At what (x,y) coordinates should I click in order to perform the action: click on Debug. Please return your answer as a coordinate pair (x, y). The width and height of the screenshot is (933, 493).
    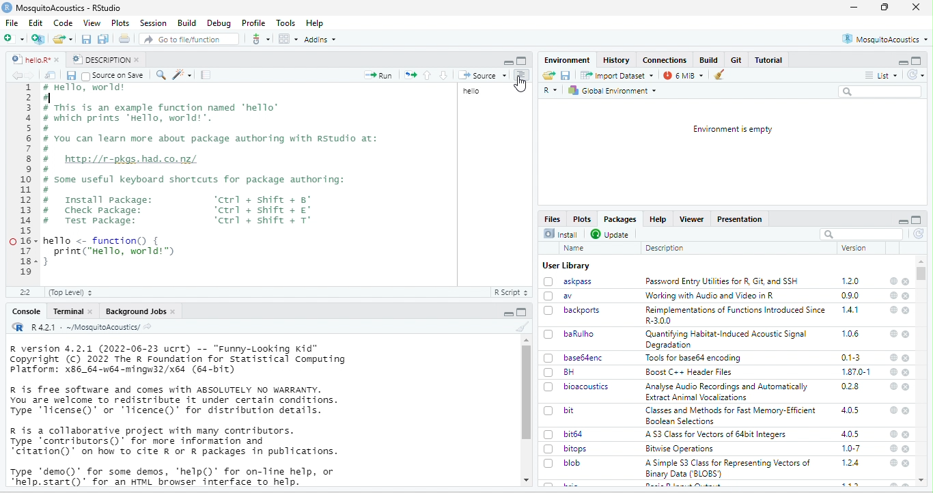
    Looking at the image, I should click on (219, 24).